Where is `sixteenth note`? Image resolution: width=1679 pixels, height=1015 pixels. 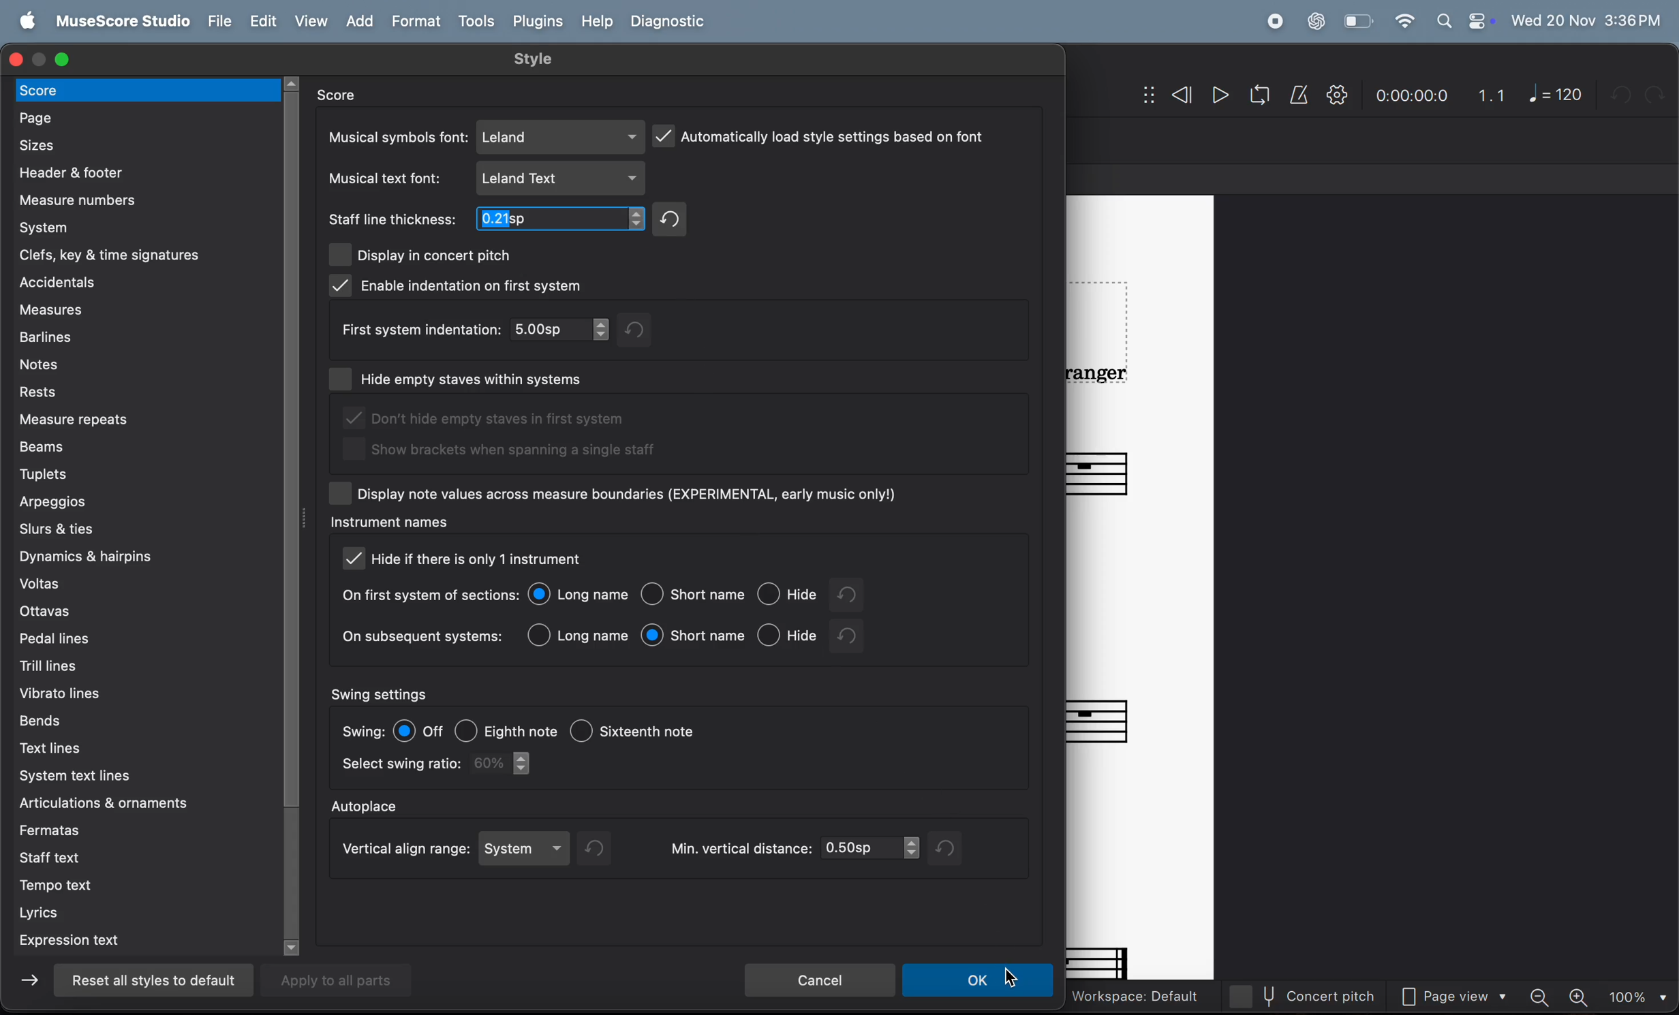
sixteenth note is located at coordinates (660, 734).